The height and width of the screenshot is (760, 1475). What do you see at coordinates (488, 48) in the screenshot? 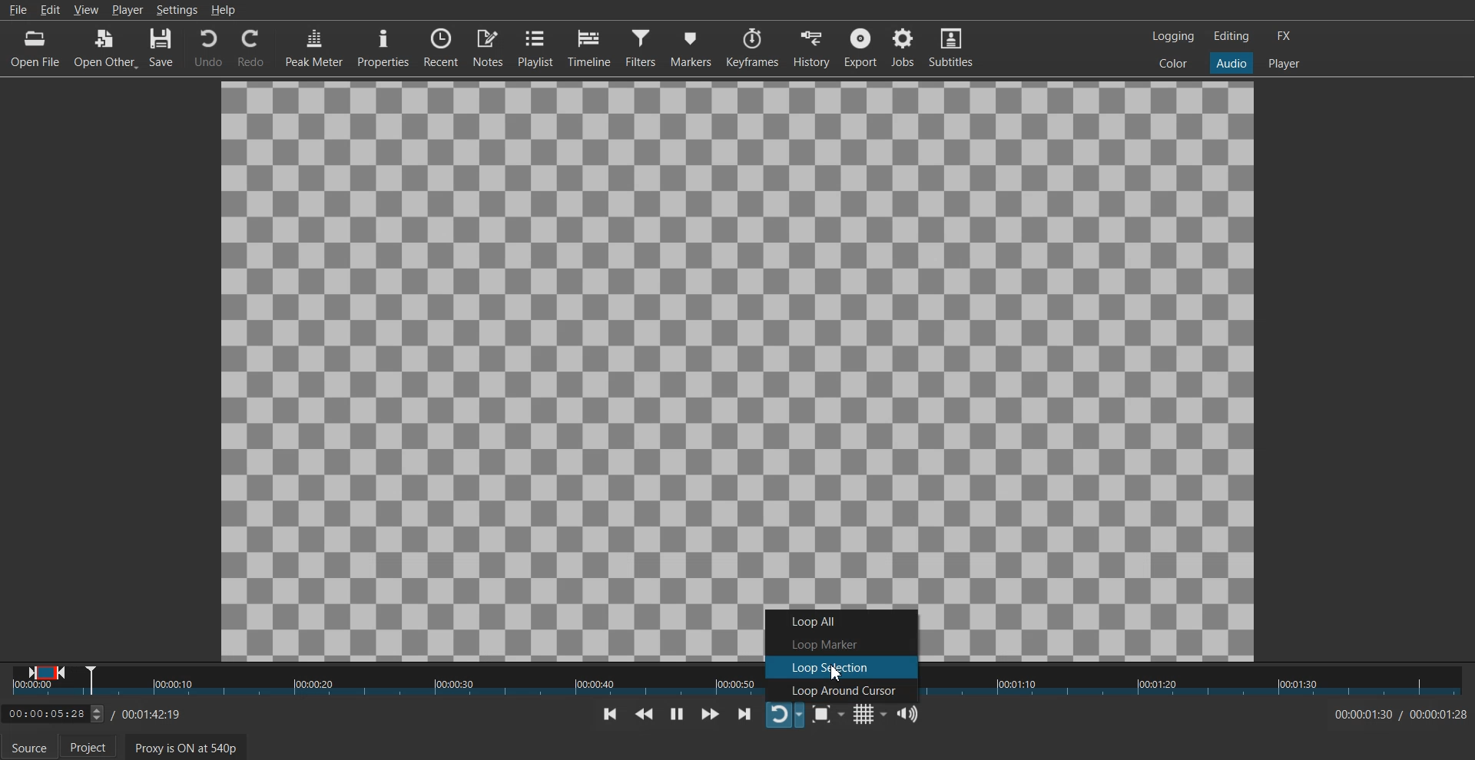
I see `Notes` at bounding box center [488, 48].